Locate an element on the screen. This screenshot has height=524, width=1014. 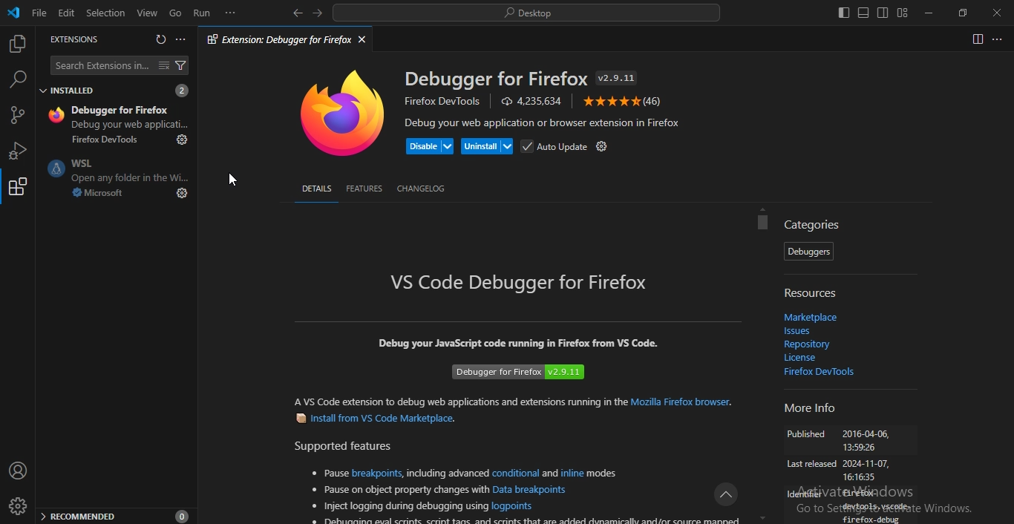
file is located at coordinates (39, 13).